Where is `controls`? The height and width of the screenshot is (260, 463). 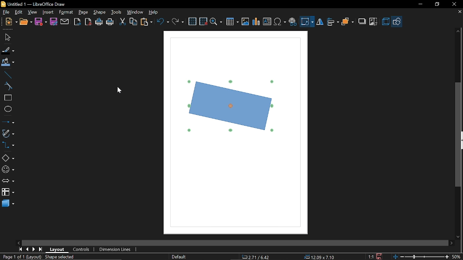
controls is located at coordinates (82, 250).